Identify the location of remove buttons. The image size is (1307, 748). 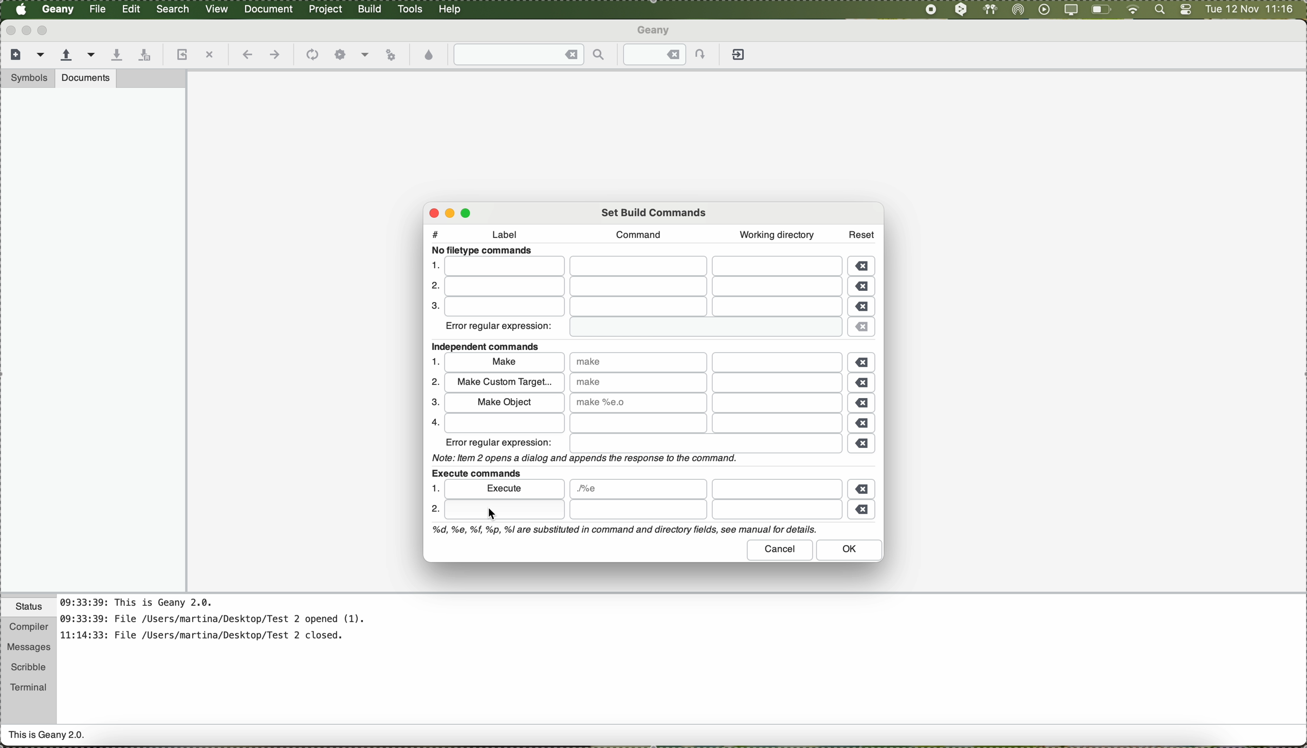
(864, 388).